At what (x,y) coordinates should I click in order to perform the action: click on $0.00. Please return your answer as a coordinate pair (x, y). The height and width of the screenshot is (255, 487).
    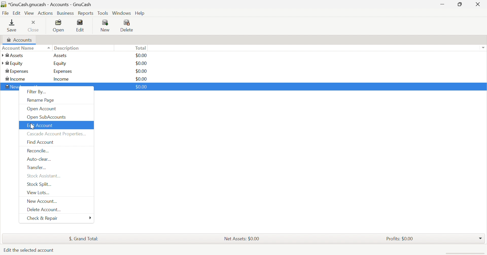
    Looking at the image, I should click on (141, 78).